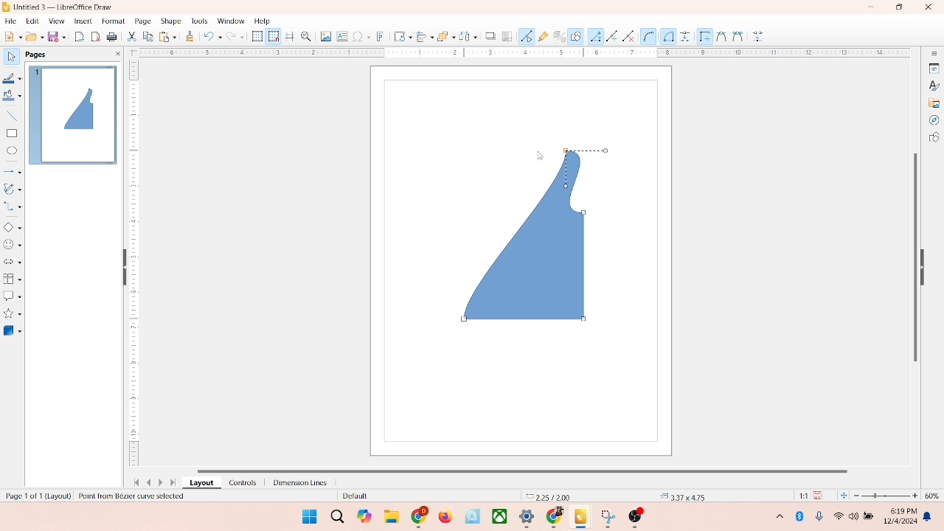 This screenshot has width=944, height=531. Describe the element at coordinates (685, 36) in the screenshot. I see `Dimension line tool` at that location.